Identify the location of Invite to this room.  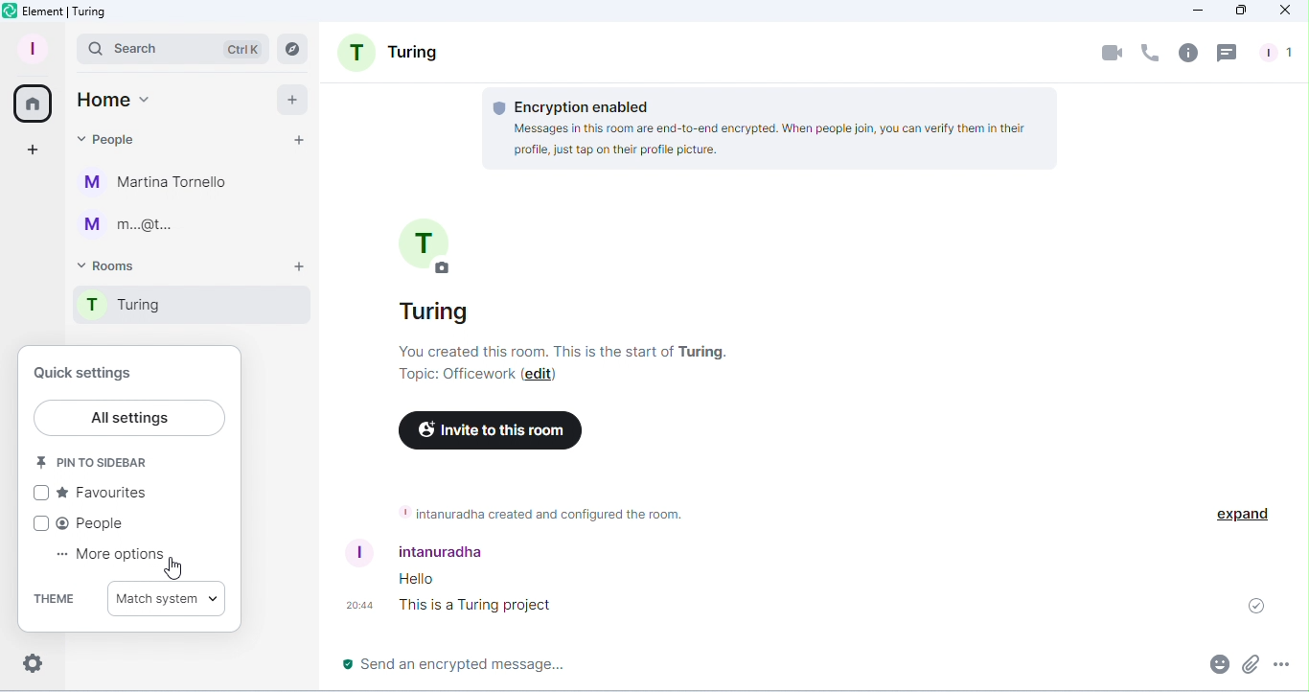
(478, 427).